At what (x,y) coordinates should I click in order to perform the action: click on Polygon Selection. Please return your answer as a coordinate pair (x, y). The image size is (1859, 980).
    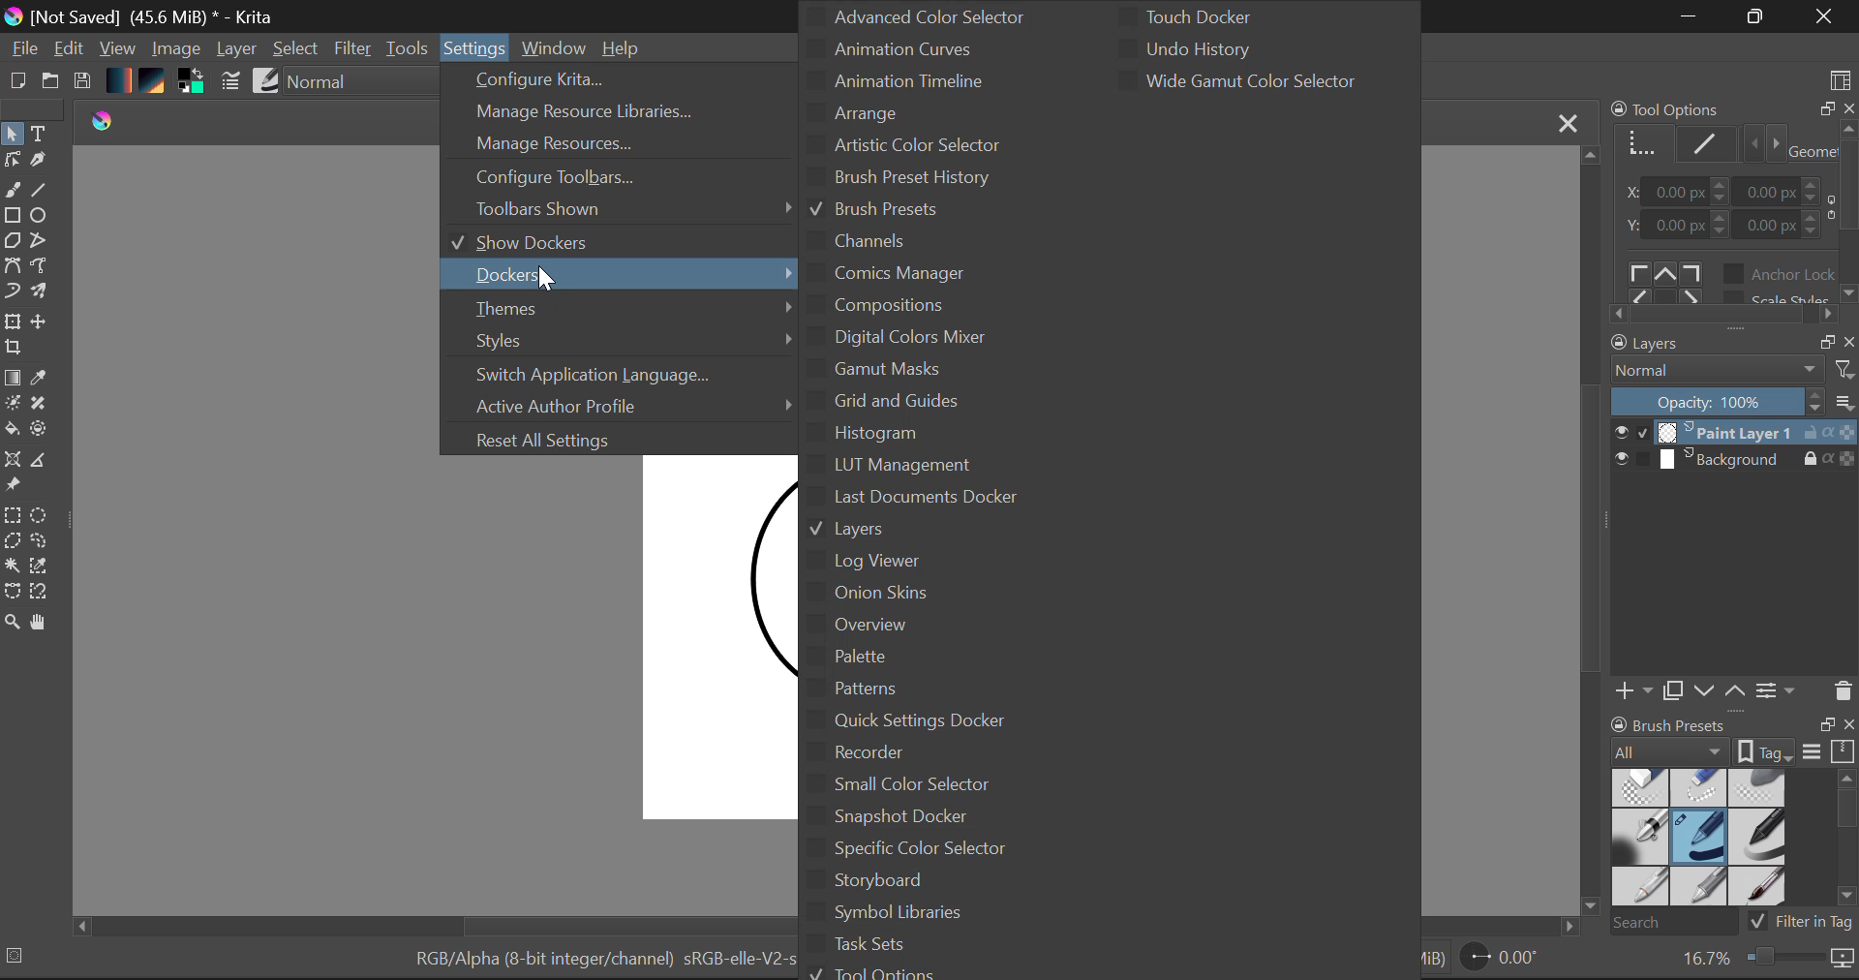
    Looking at the image, I should click on (13, 542).